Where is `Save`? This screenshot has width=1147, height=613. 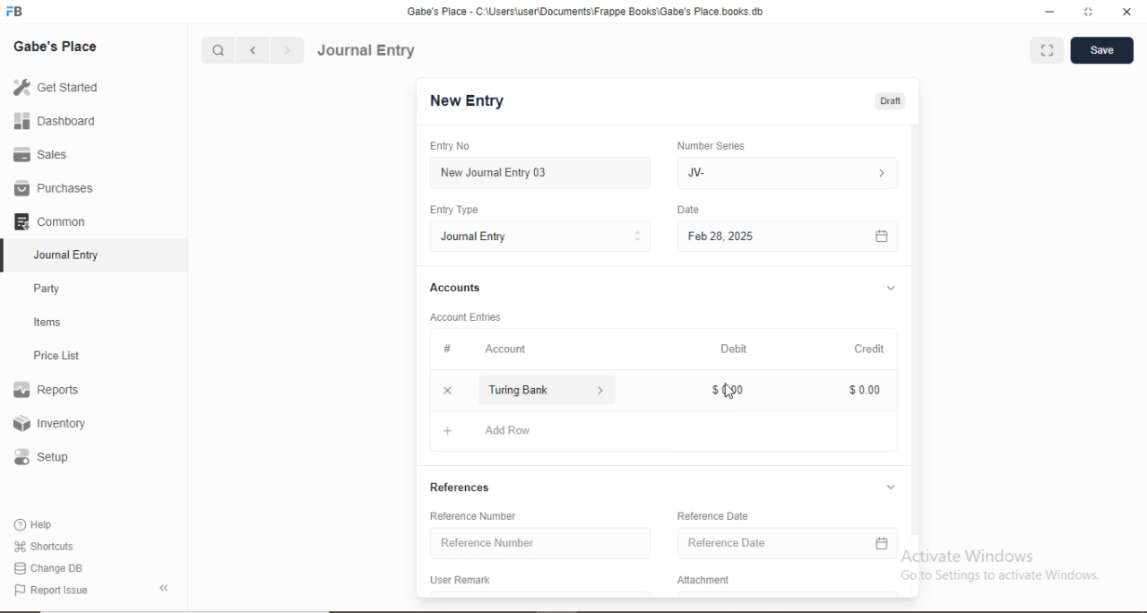 Save is located at coordinates (1101, 48).